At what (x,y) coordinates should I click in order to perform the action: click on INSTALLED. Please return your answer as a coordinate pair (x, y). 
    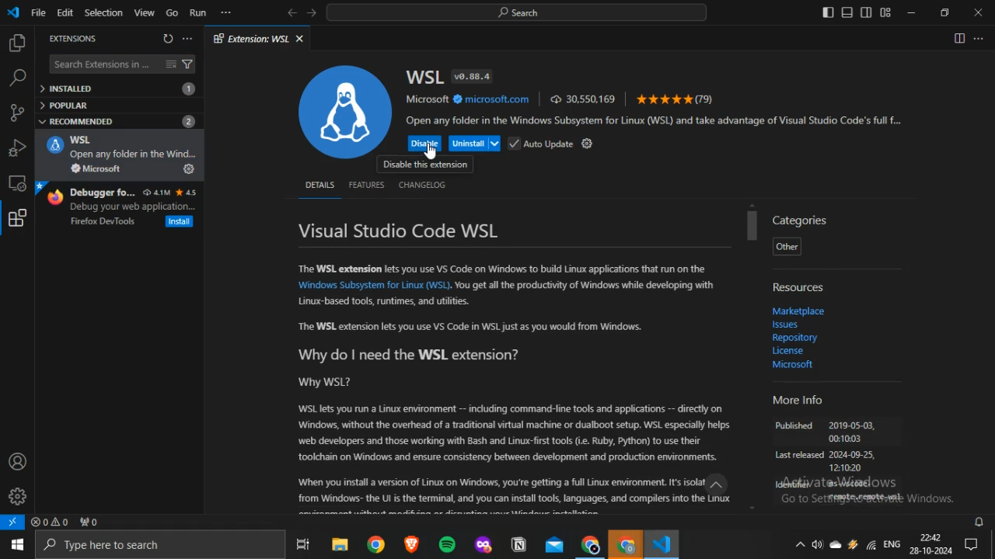
    Looking at the image, I should click on (117, 89).